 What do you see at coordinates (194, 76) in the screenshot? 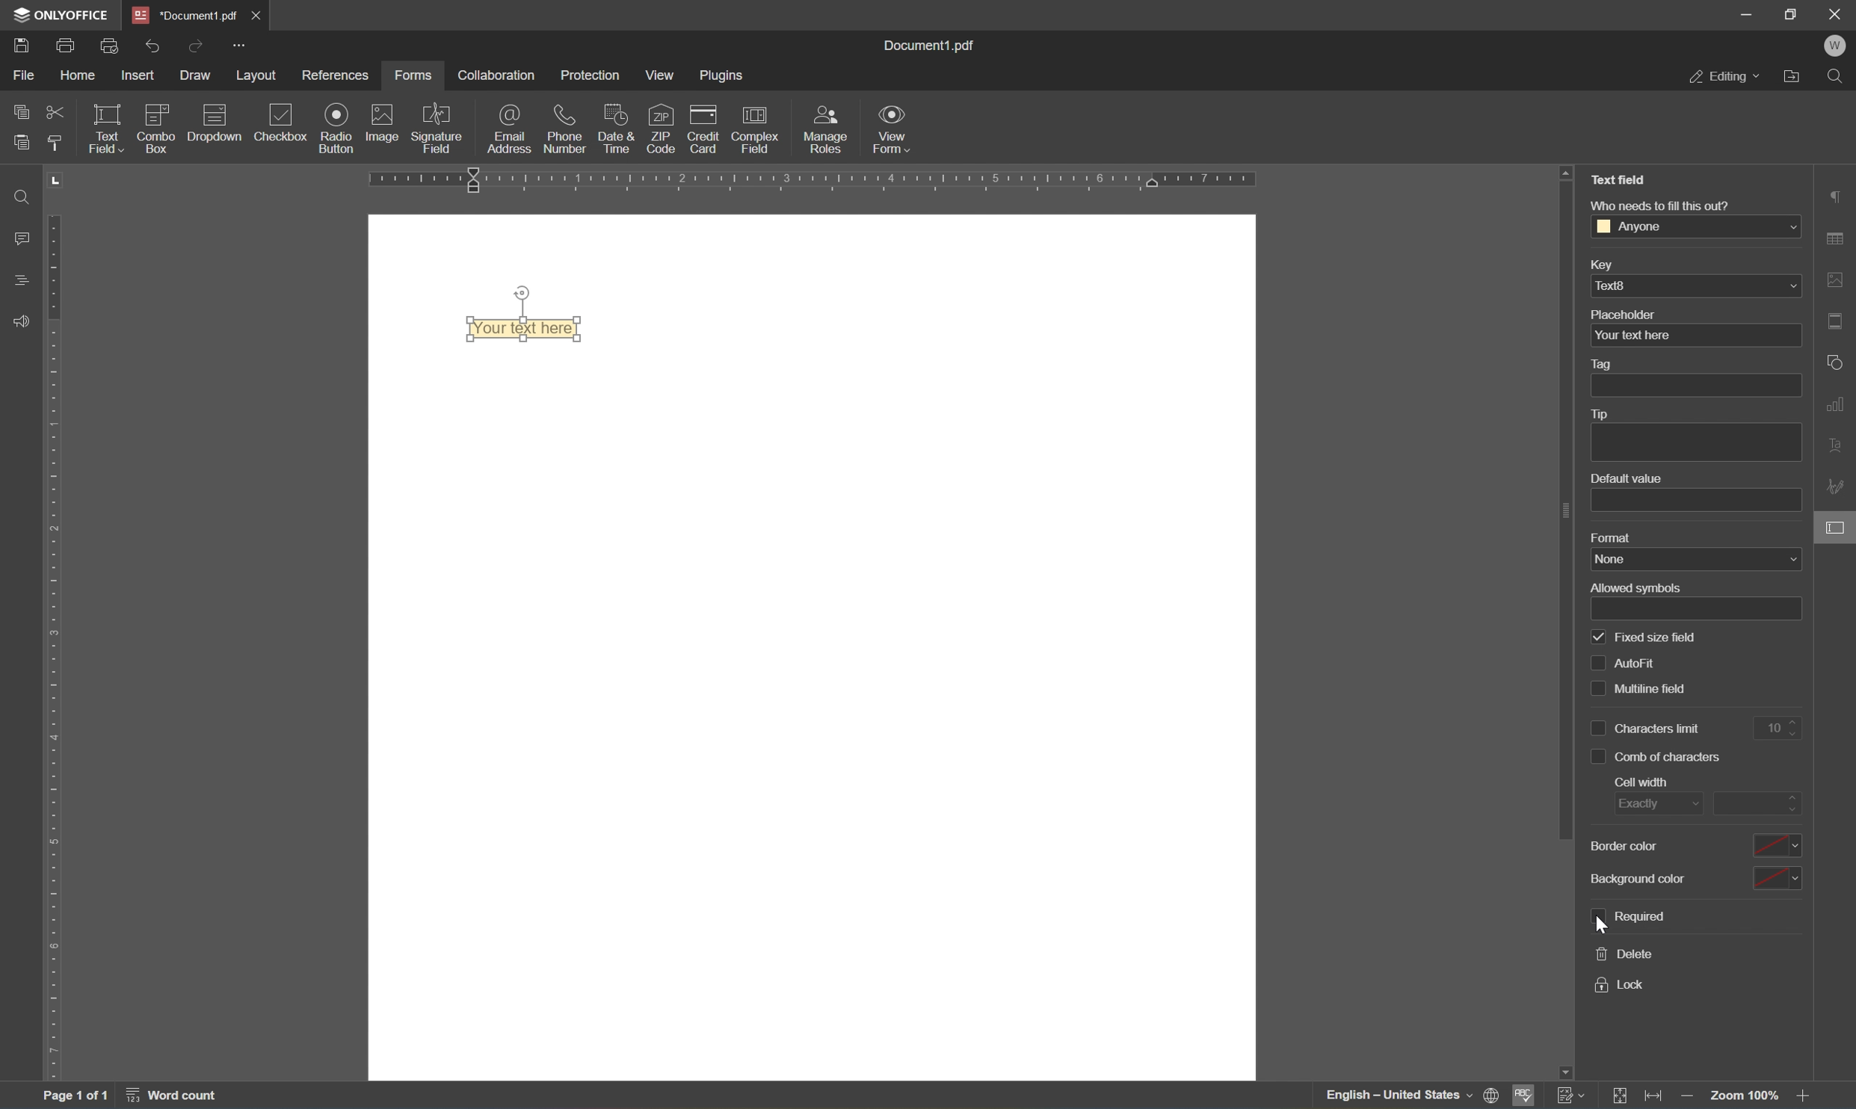
I see `draw` at bounding box center [194, 76].